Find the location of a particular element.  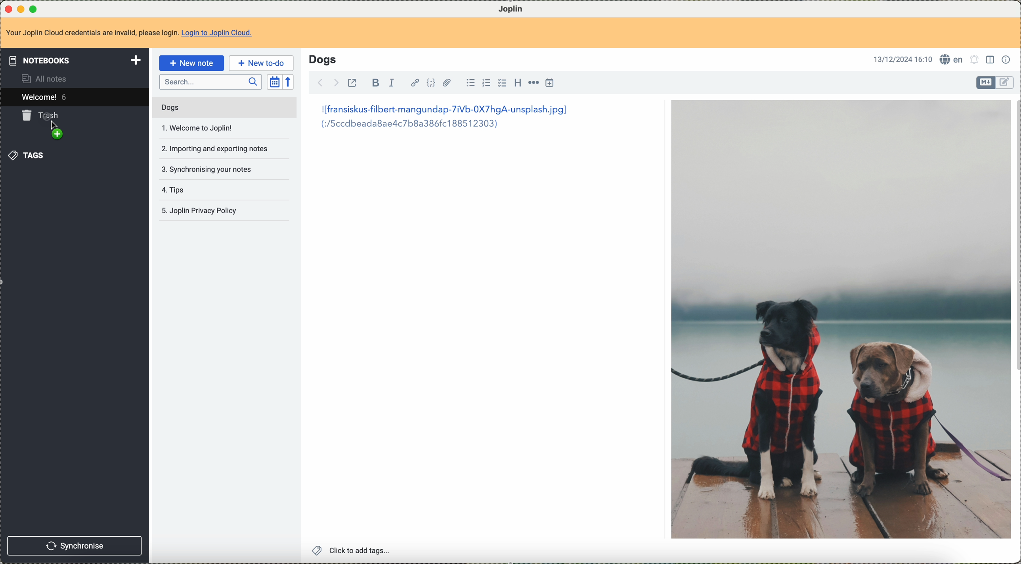

maximize is located at coordinates (34, 8).